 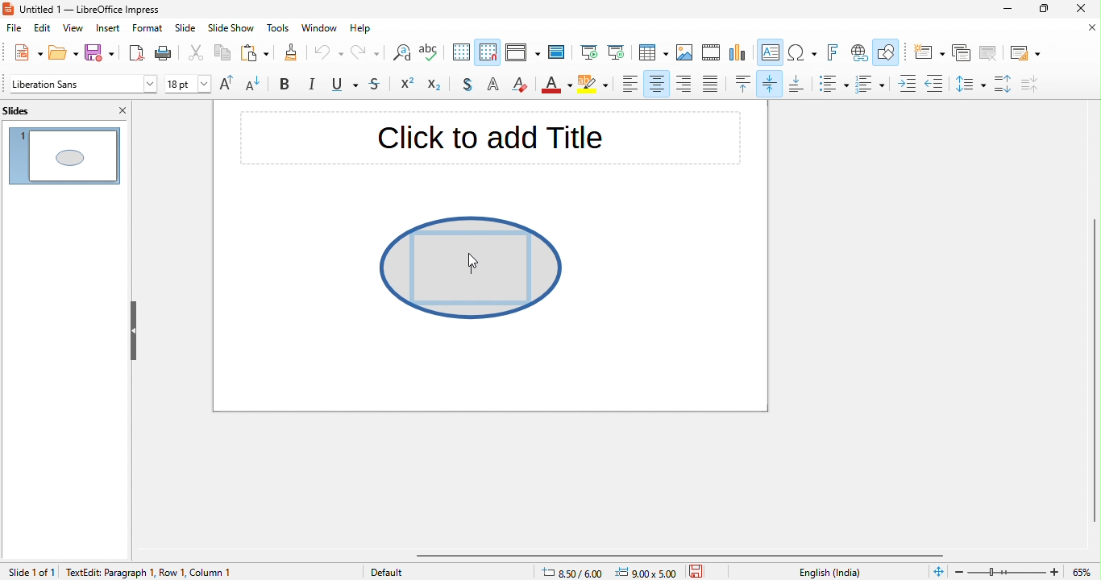 I want to click on duplicate slide, so click(x=962, y=53).